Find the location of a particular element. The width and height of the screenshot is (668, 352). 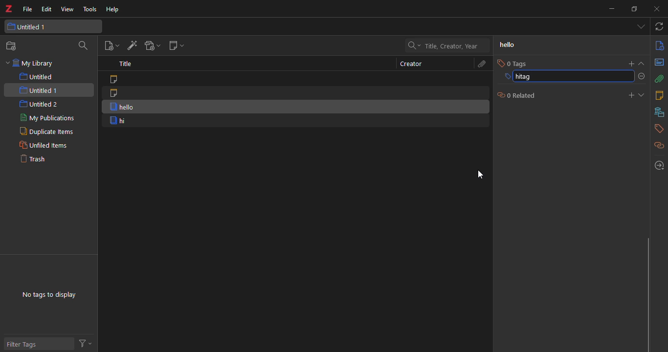

hello is located at coordinates (118, 107).